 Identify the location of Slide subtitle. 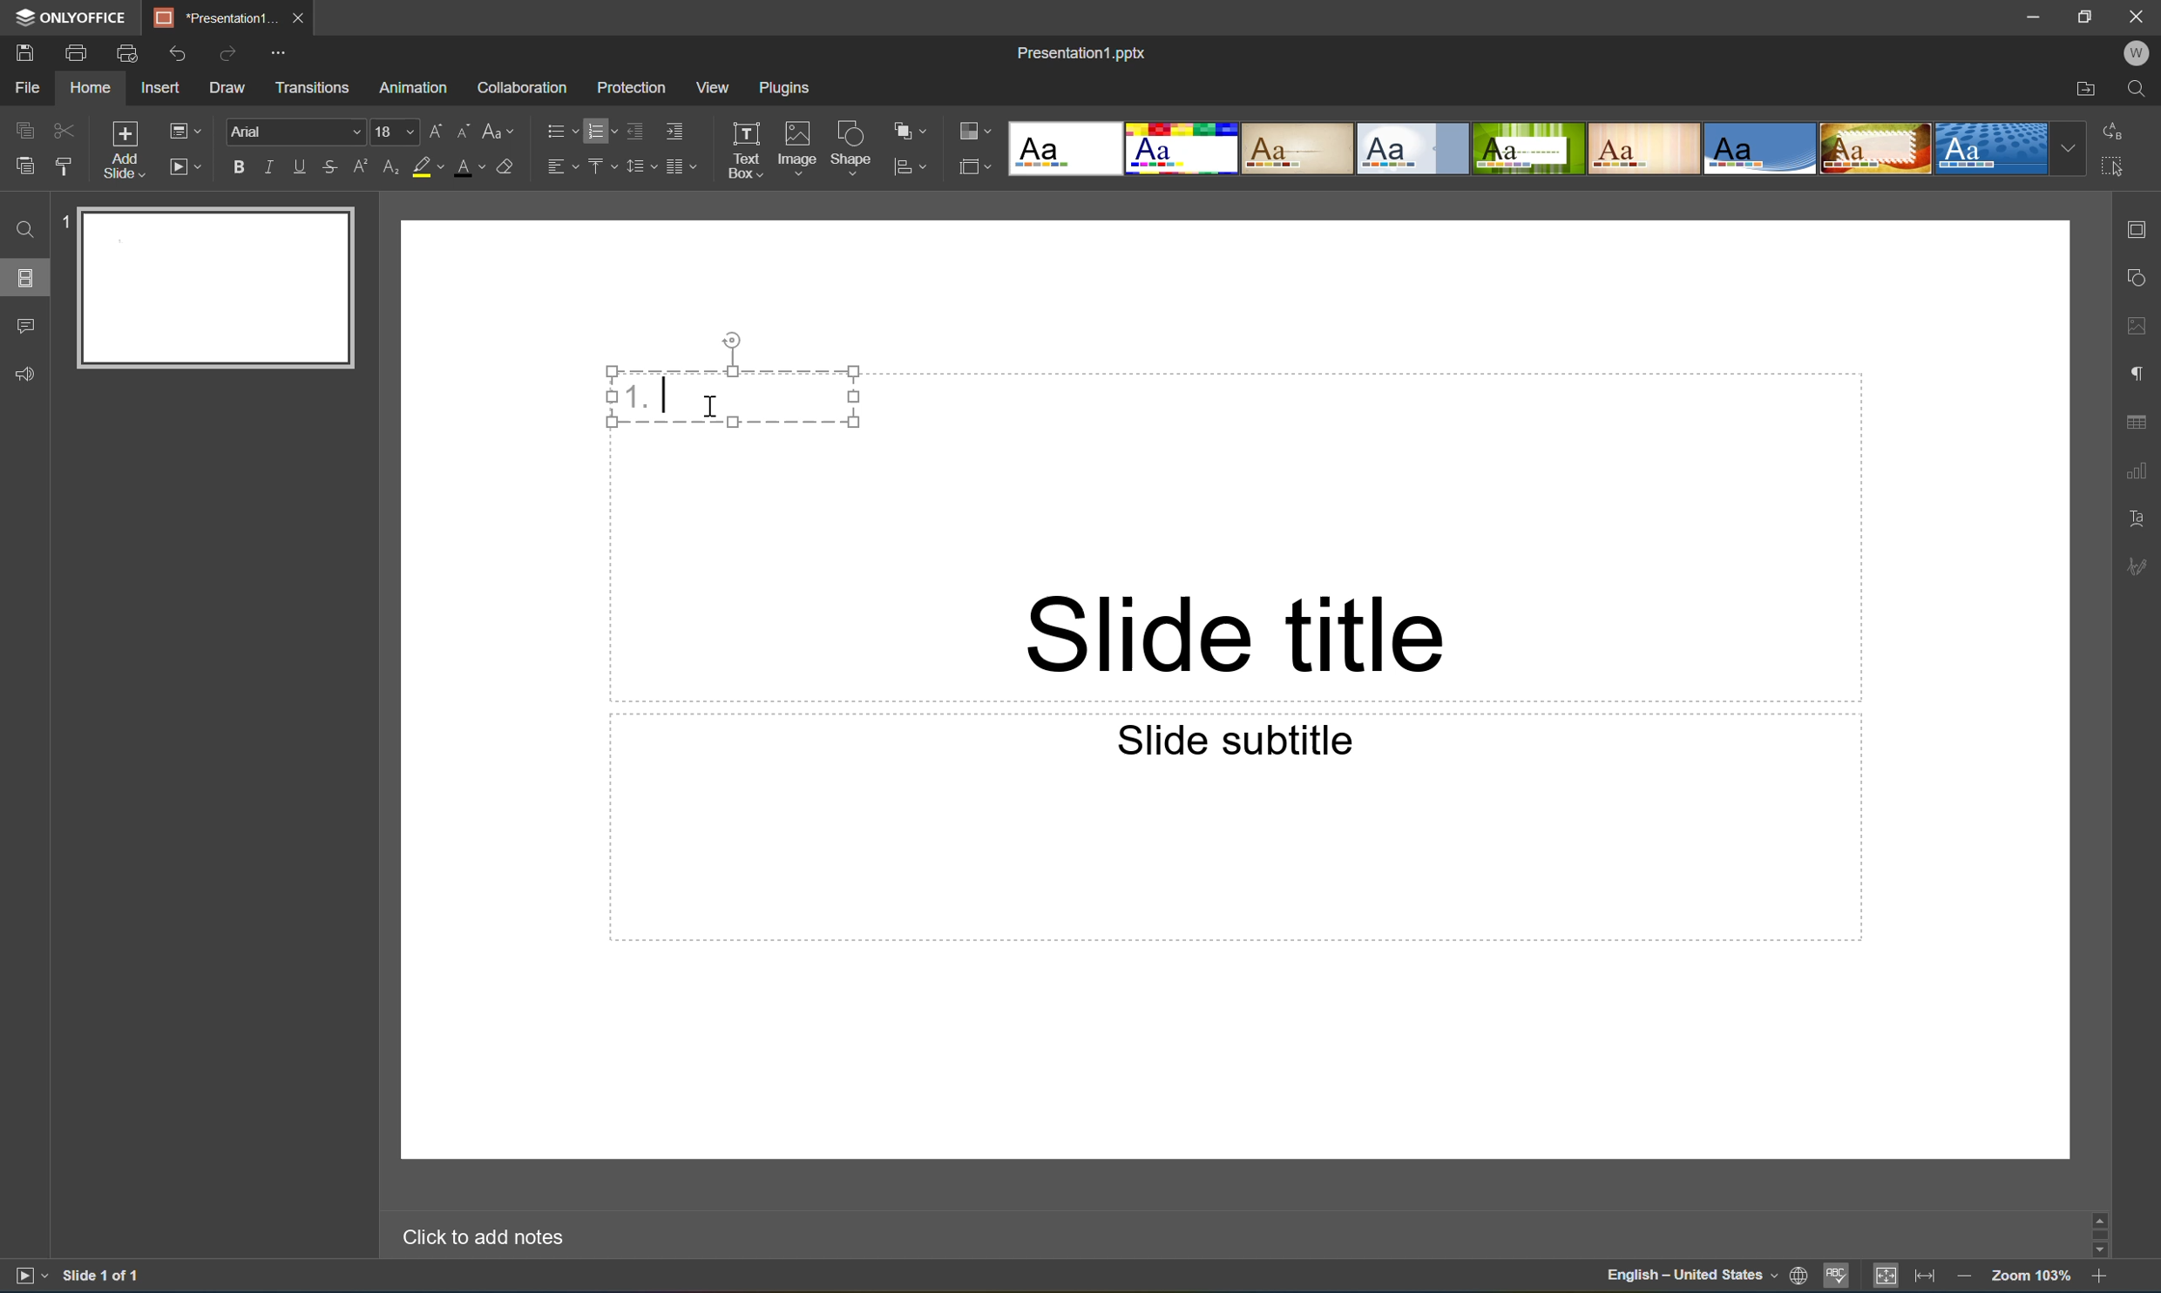
(1230, 738).